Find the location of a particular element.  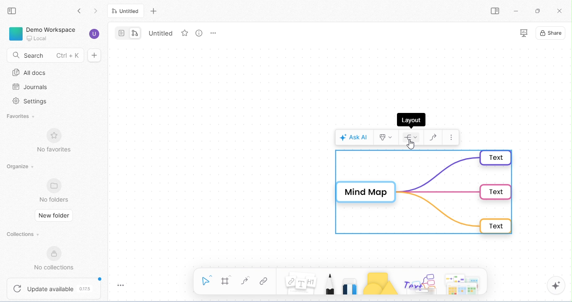

toggle zoom is located at coordinates (124, 286).